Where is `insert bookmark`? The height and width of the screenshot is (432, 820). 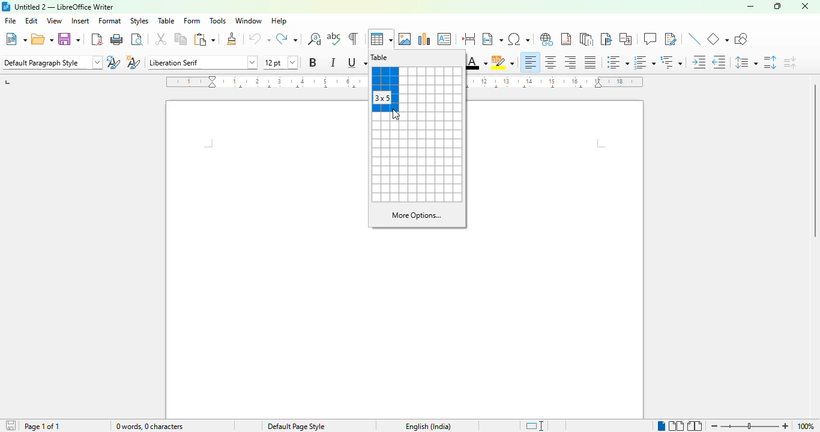
insert bookmark is located at coordinates (606, 39).